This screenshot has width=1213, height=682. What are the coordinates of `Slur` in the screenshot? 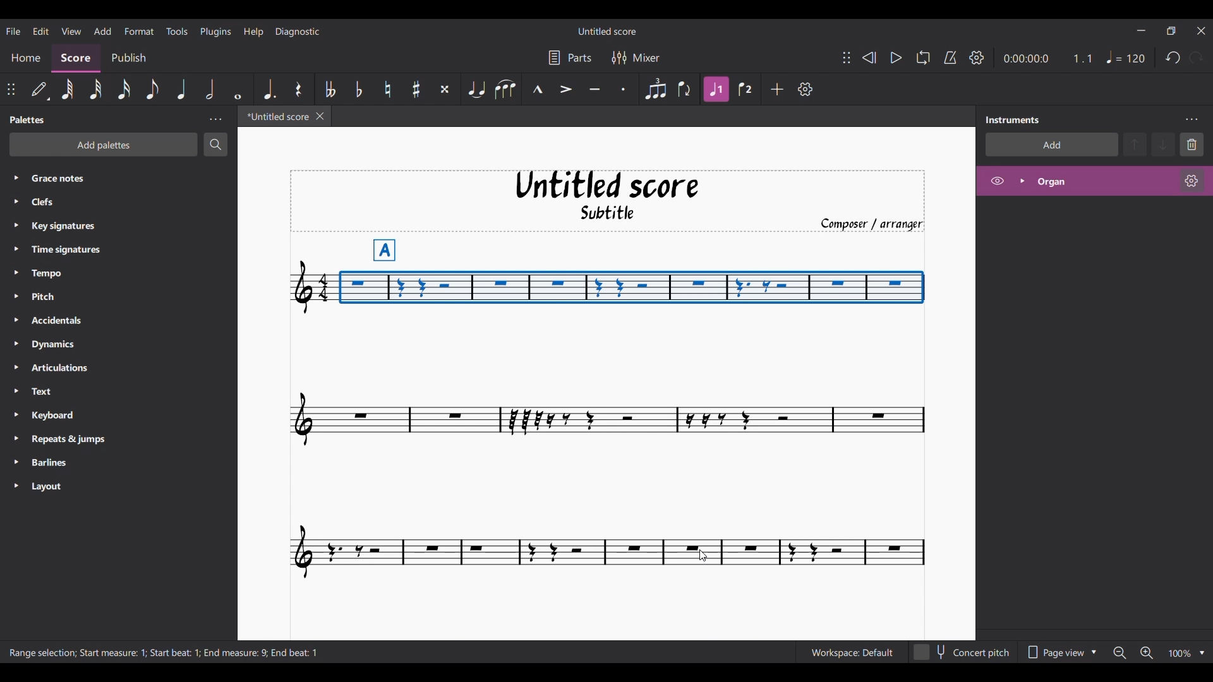 It's located at (505, 89).